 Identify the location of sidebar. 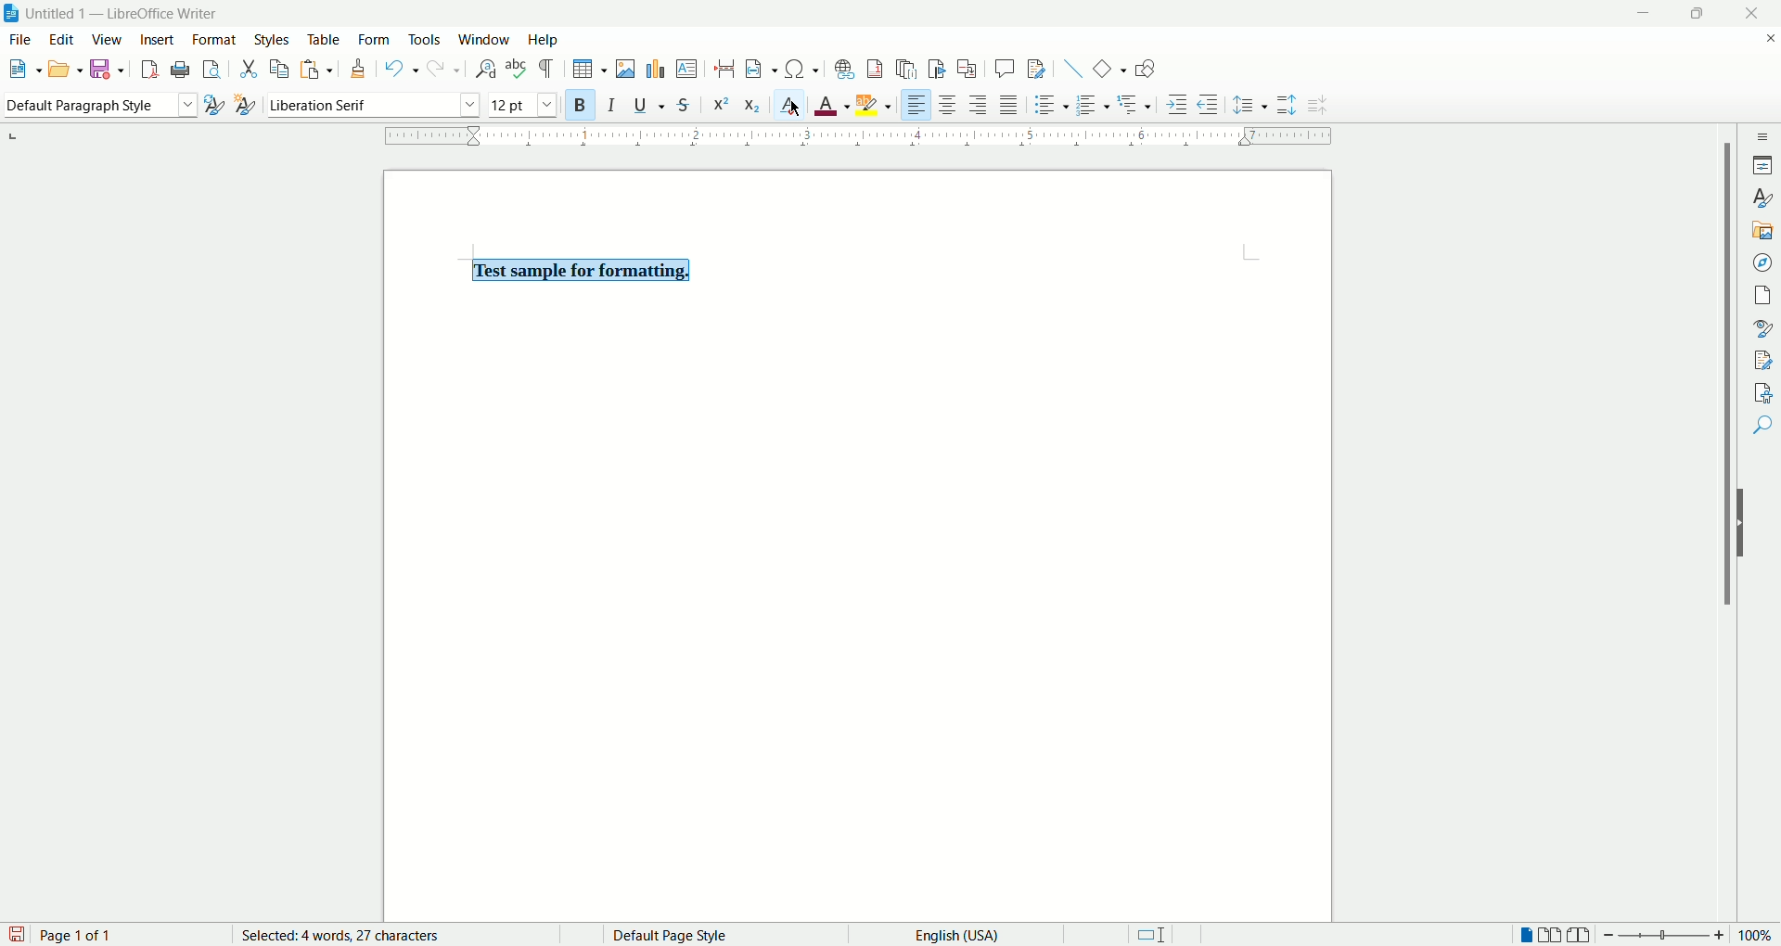
(1763, 135).